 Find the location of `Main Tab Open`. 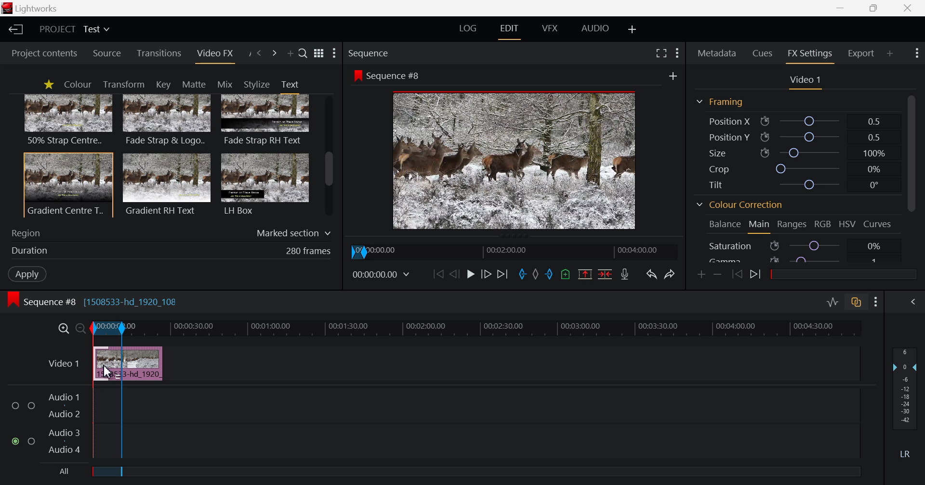

Main Tab Open is located at coordinates (760, 226).